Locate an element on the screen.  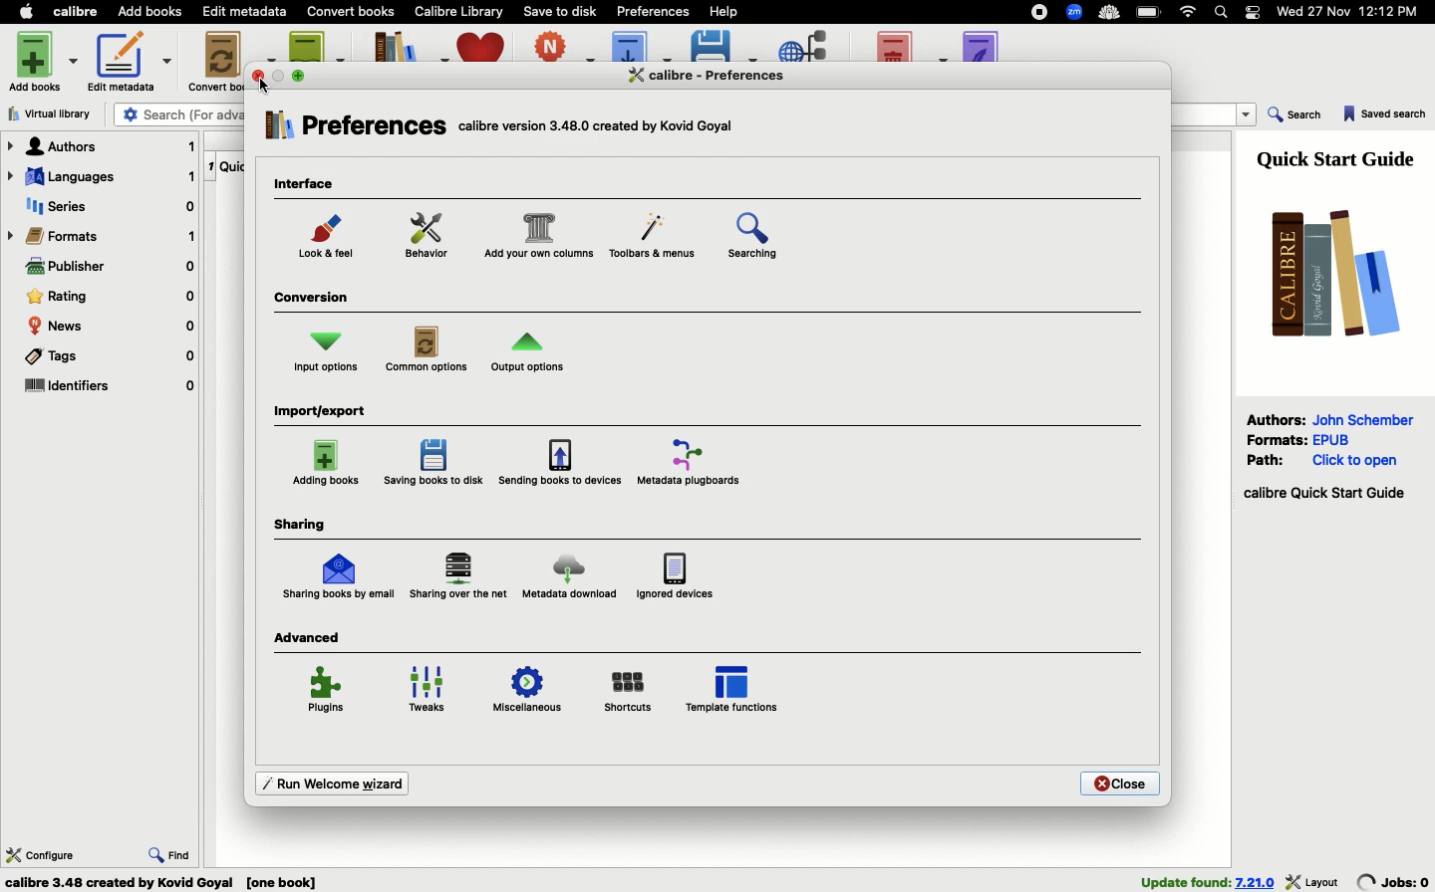
dropdown is located at coordinates (1248, 115).